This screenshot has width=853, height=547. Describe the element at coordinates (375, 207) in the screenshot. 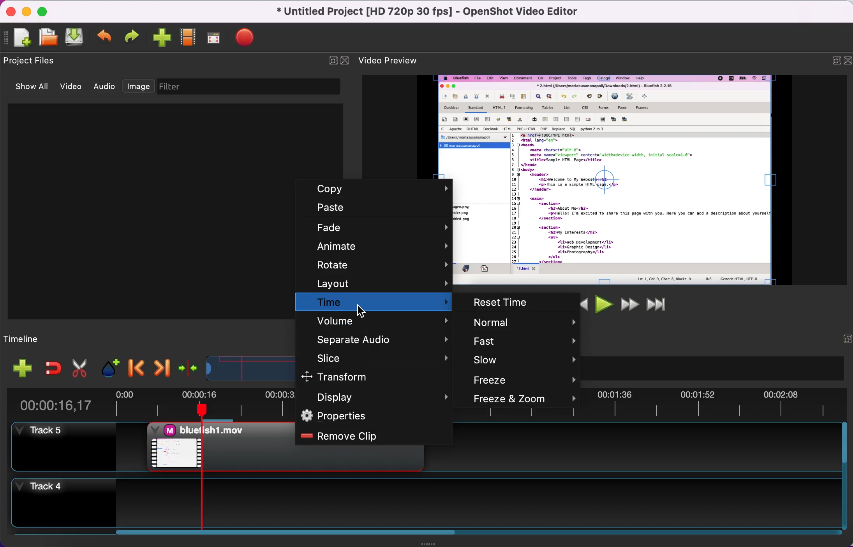

I see `paste` at that location.